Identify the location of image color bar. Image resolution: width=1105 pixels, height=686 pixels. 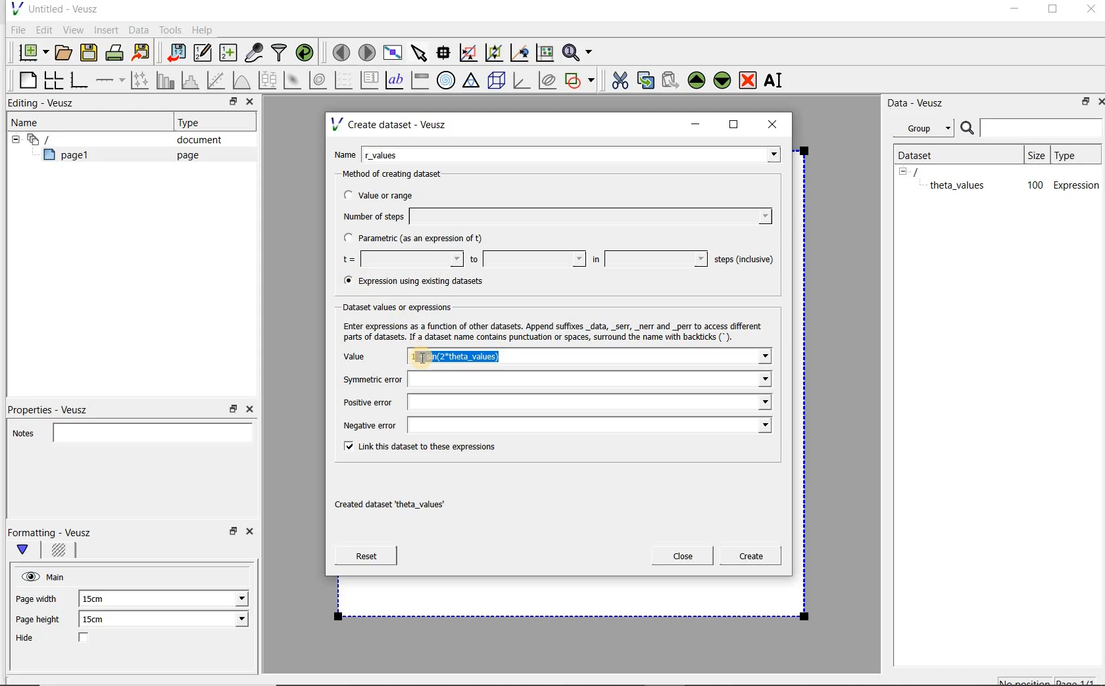
(420, 80).